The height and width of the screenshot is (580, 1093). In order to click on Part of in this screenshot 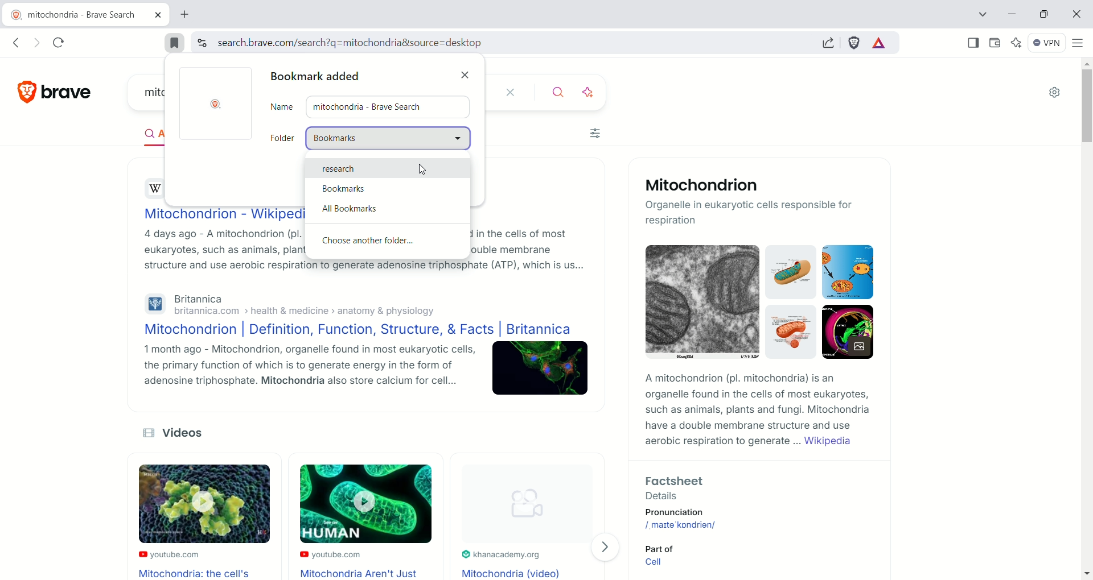, I will do `click(657, 548)`.